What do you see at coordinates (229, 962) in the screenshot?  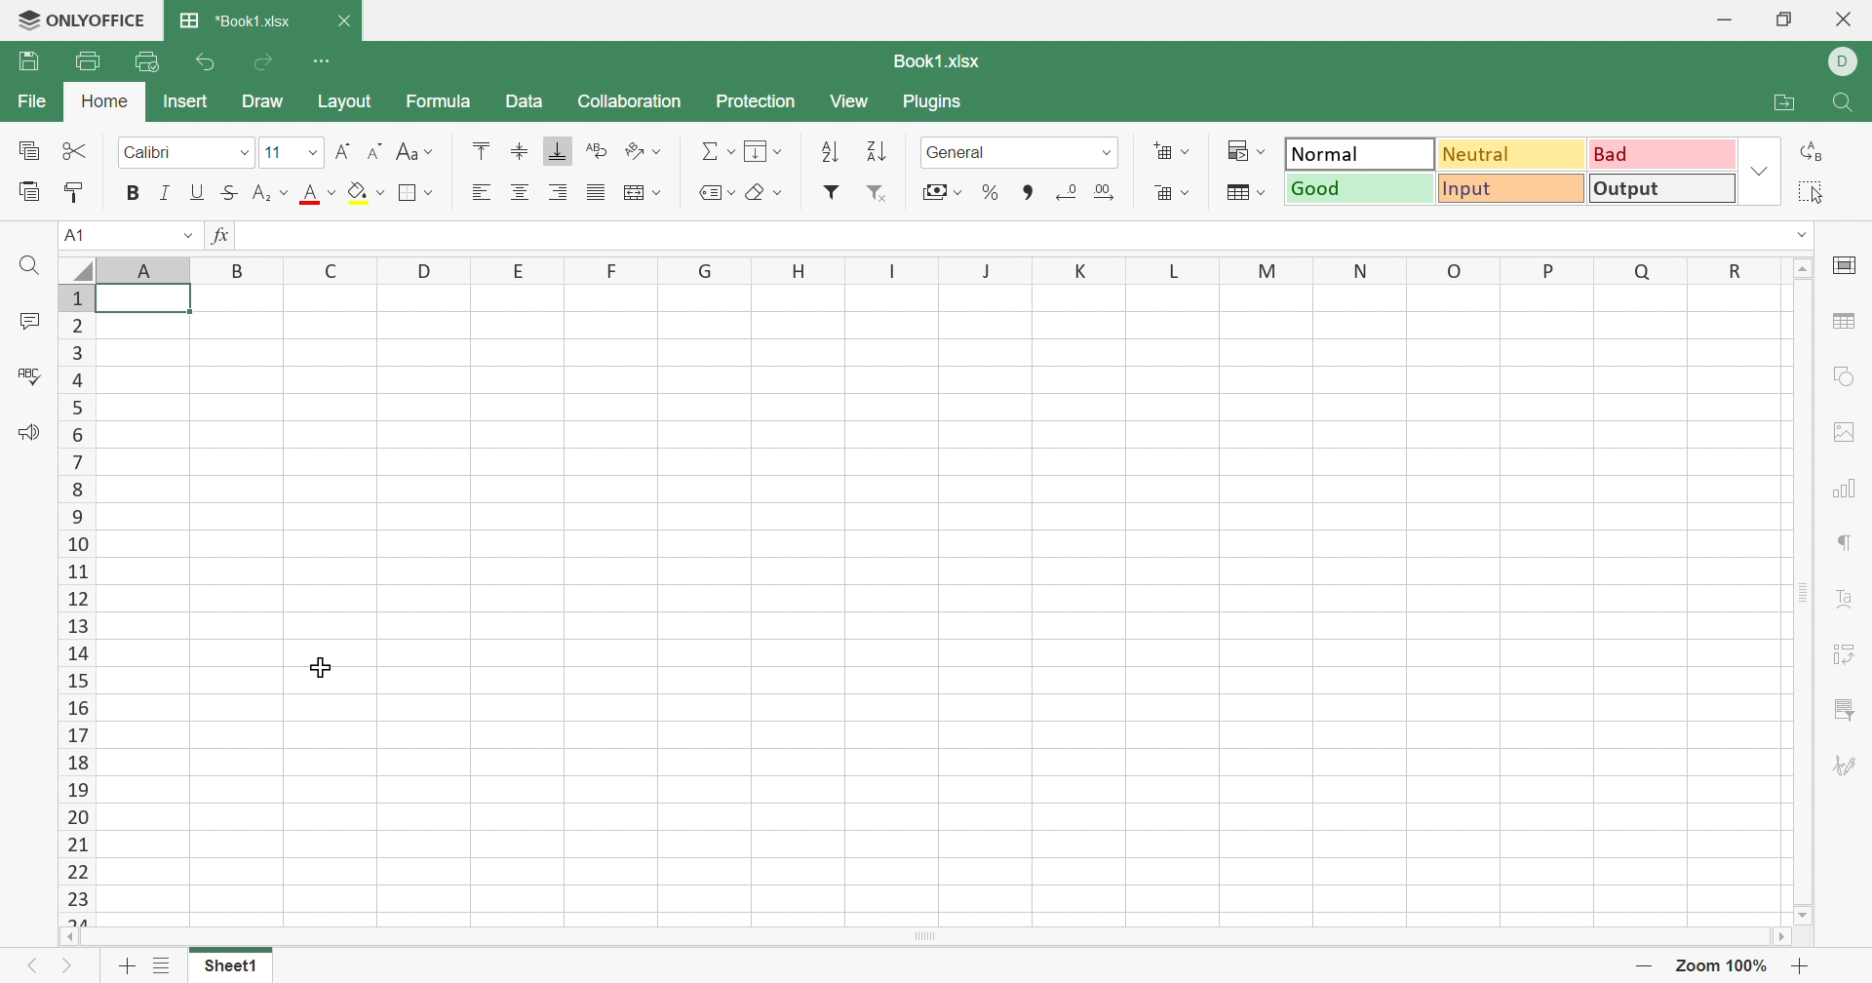 I see `Sheet1` at bounding box center [229, 962].